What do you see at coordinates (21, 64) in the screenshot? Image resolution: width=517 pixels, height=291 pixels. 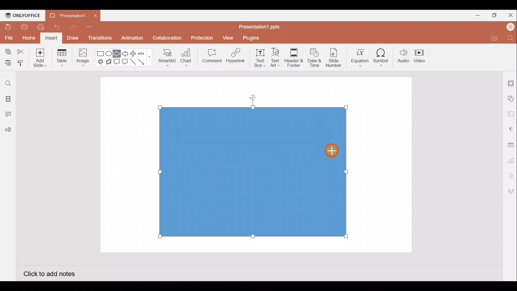 I see `Copy style` at bounding box center [21, 64].